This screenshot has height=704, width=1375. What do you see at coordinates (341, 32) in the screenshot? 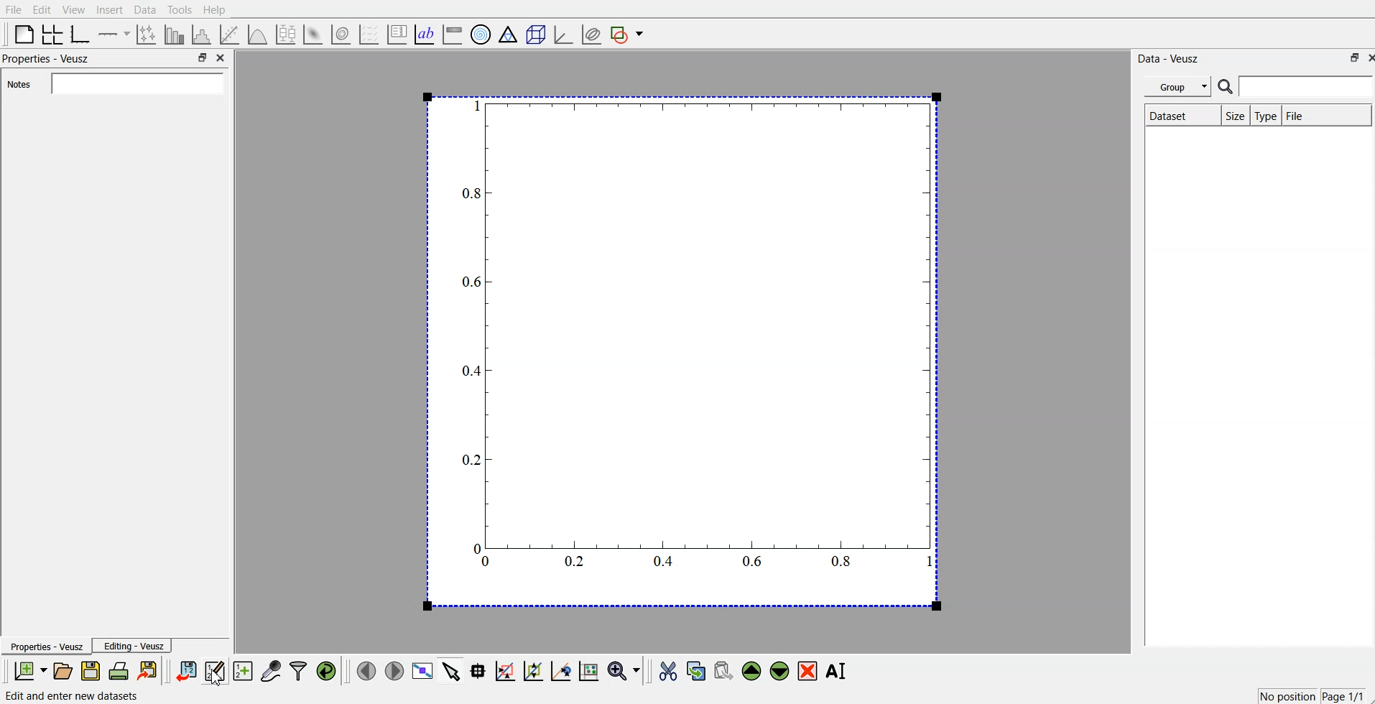
I see `plot 2d datasets as contours` at bounding box center [341, 32].